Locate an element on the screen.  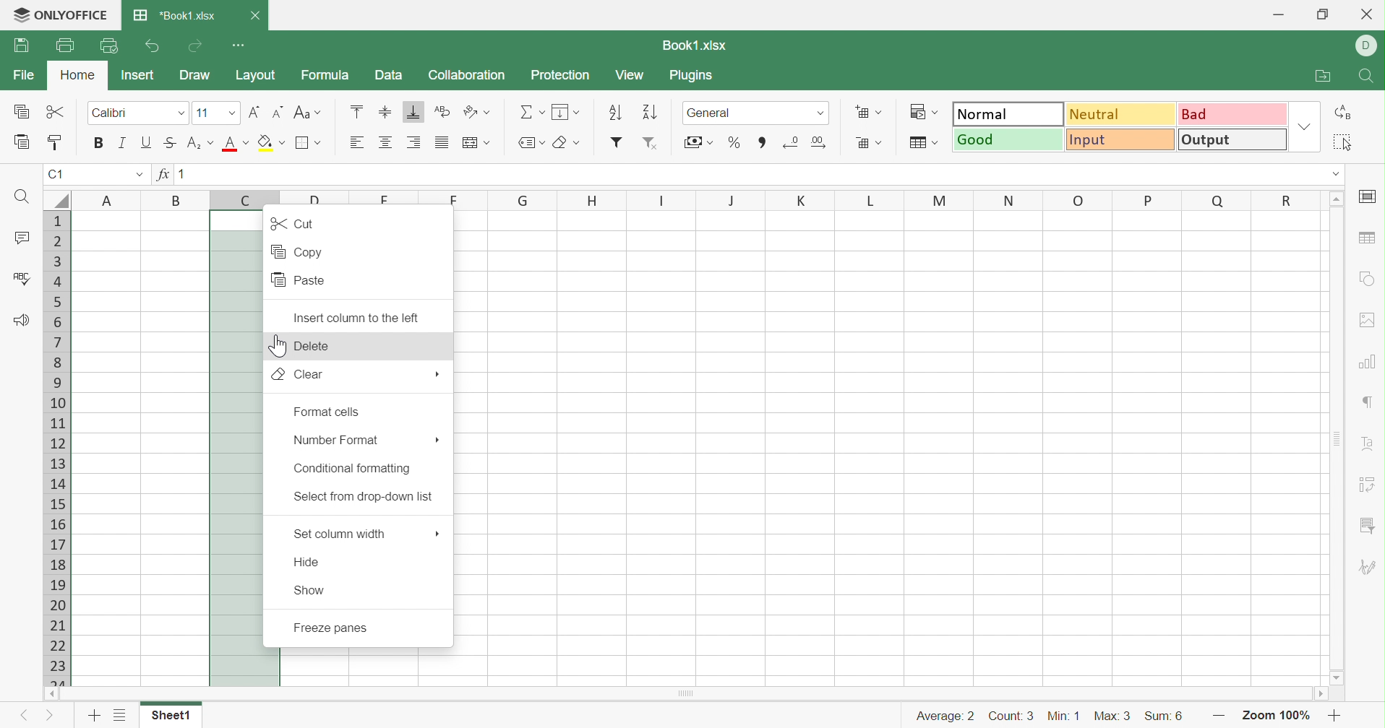
Paste is located at coordinates (20, 141).